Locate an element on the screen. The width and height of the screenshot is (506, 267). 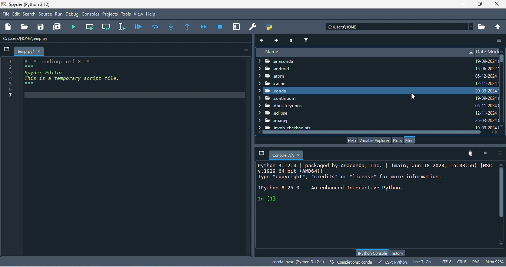
rw is located at coordinates (476, 262).